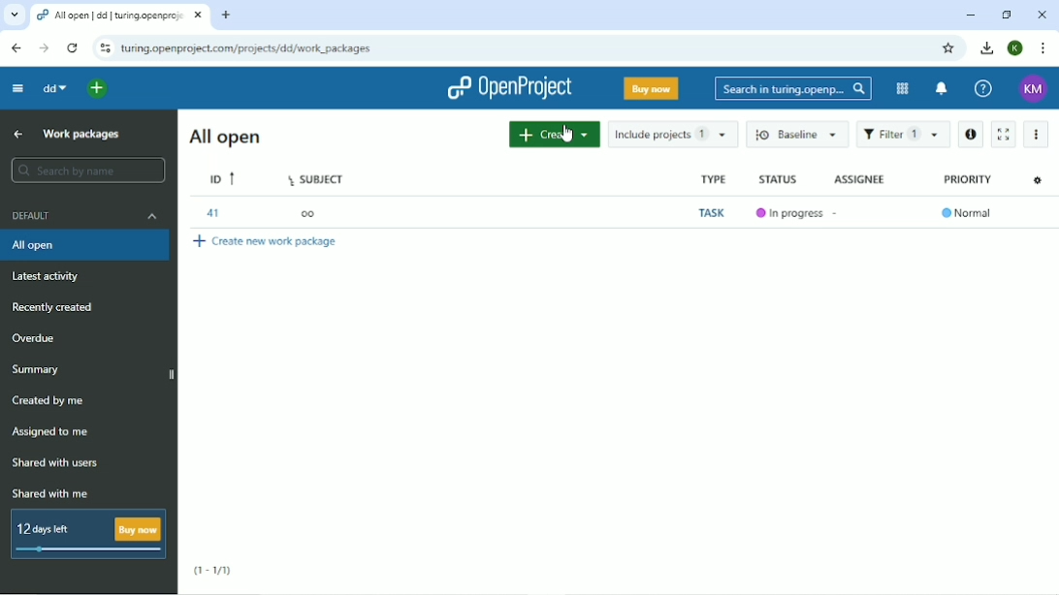 The height and width of the screenshot is (595, 1059). I want to click on Reload this page, so click(74, 47).